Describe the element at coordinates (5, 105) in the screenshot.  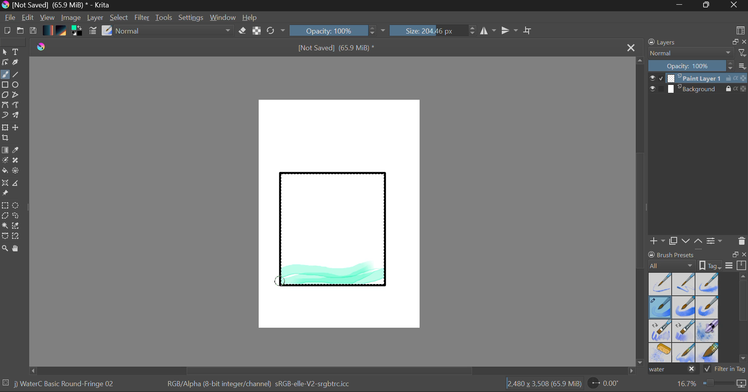
I see `Bezier Curve` at that location.